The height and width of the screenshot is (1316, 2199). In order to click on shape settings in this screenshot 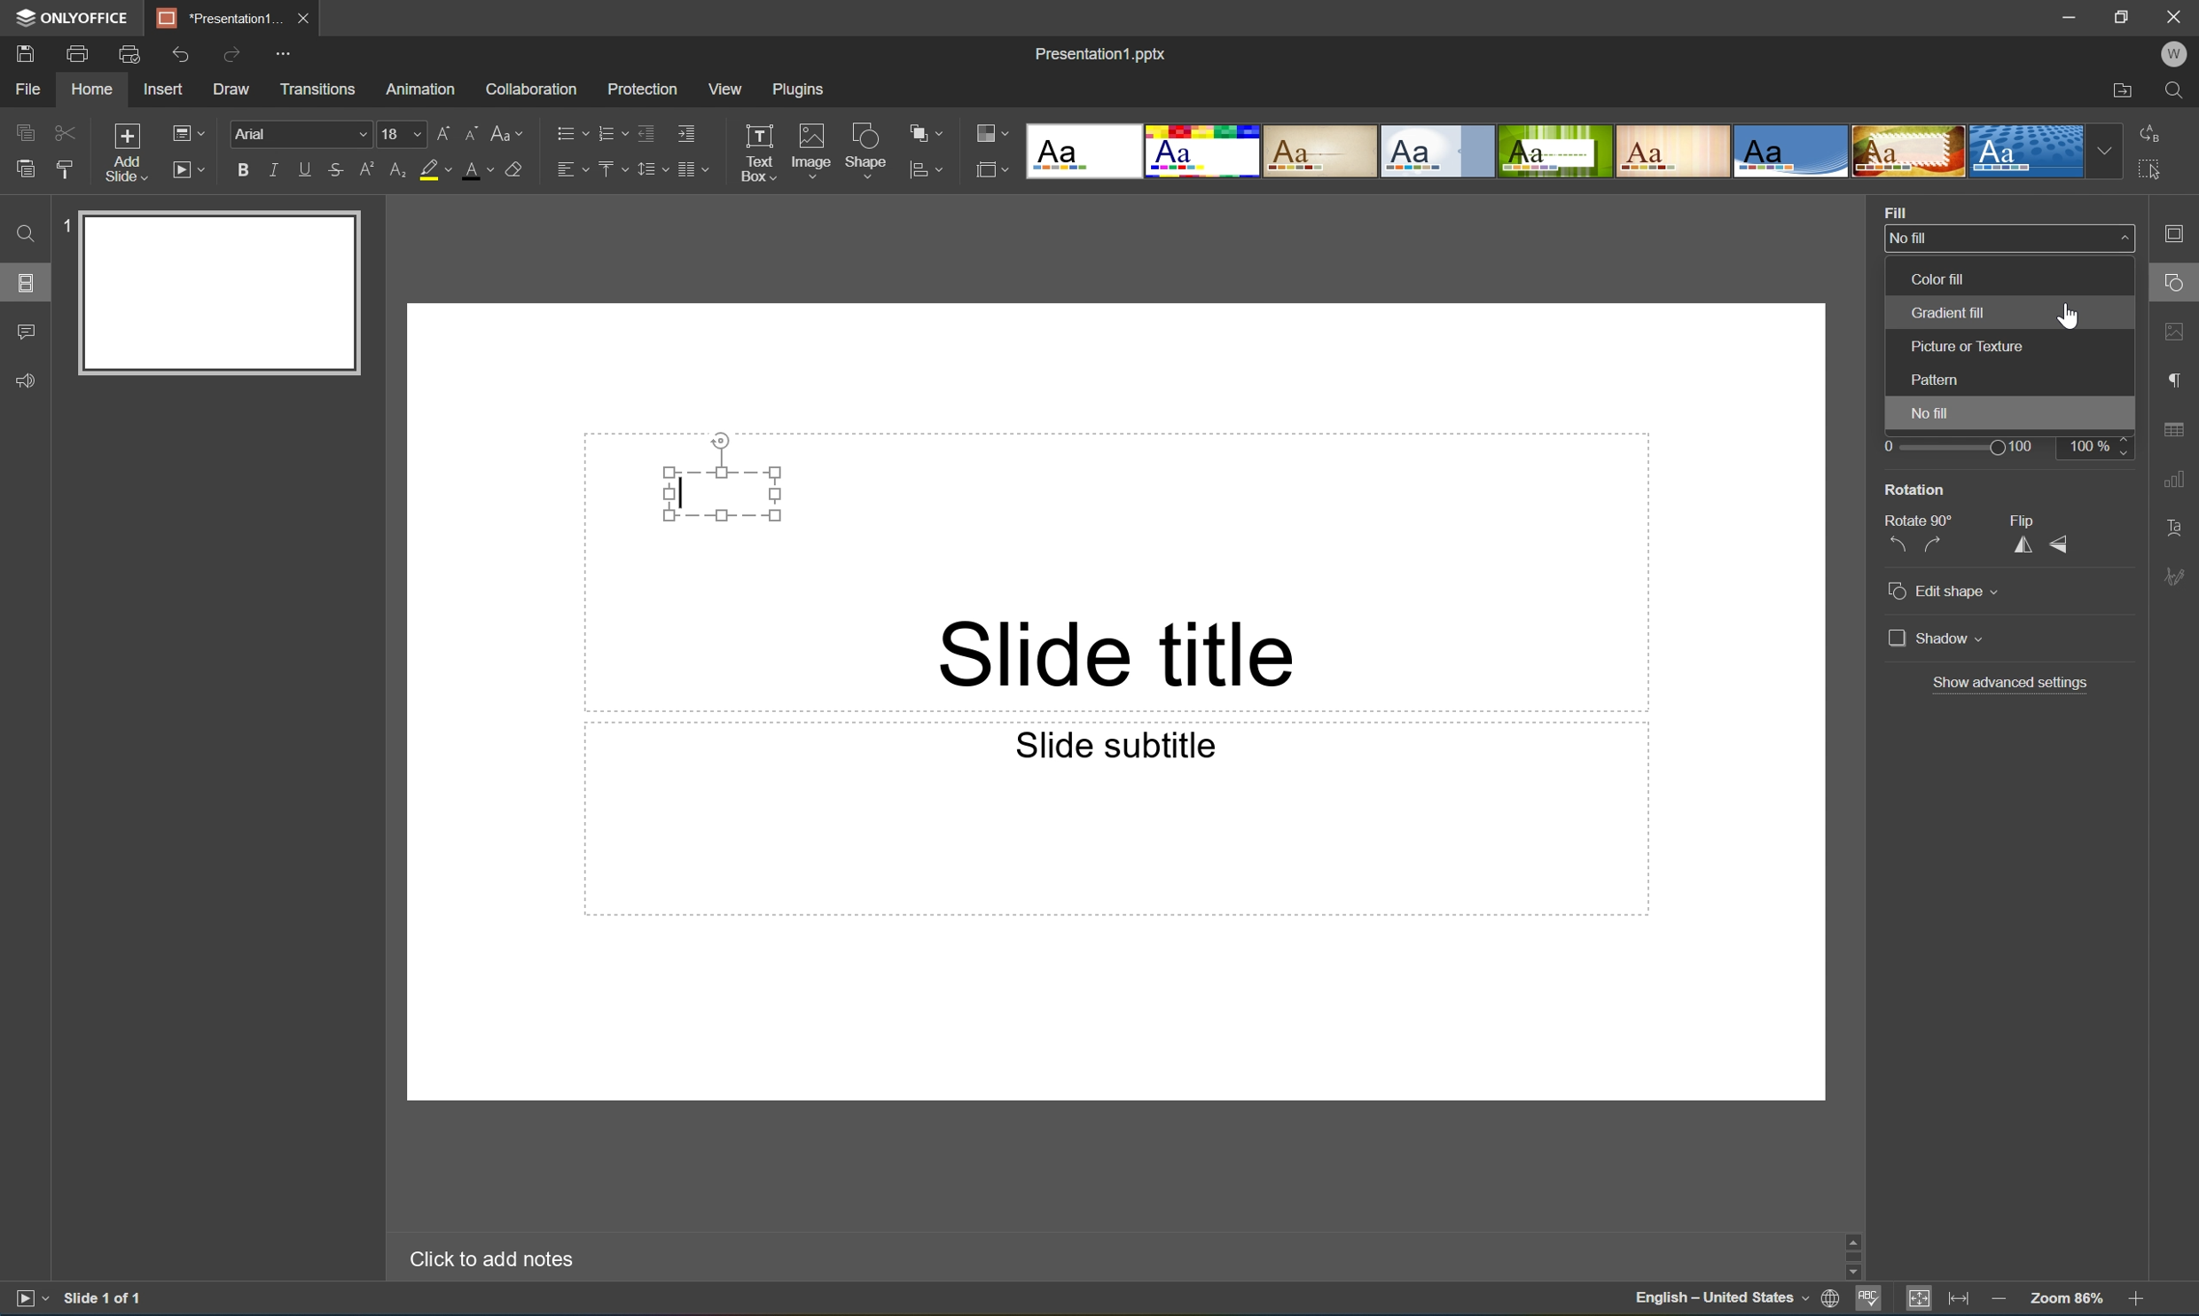, I will do `click(2177, 284)`.